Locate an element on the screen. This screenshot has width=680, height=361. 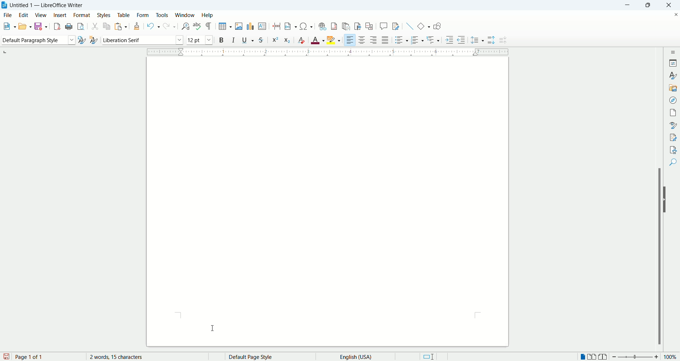
copy is located at coordinates (107, 26).